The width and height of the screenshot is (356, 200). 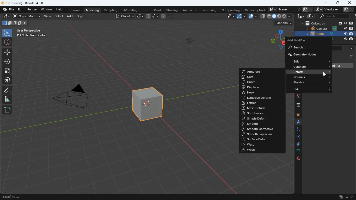 I want to click on new, so click(x=8, y=110).